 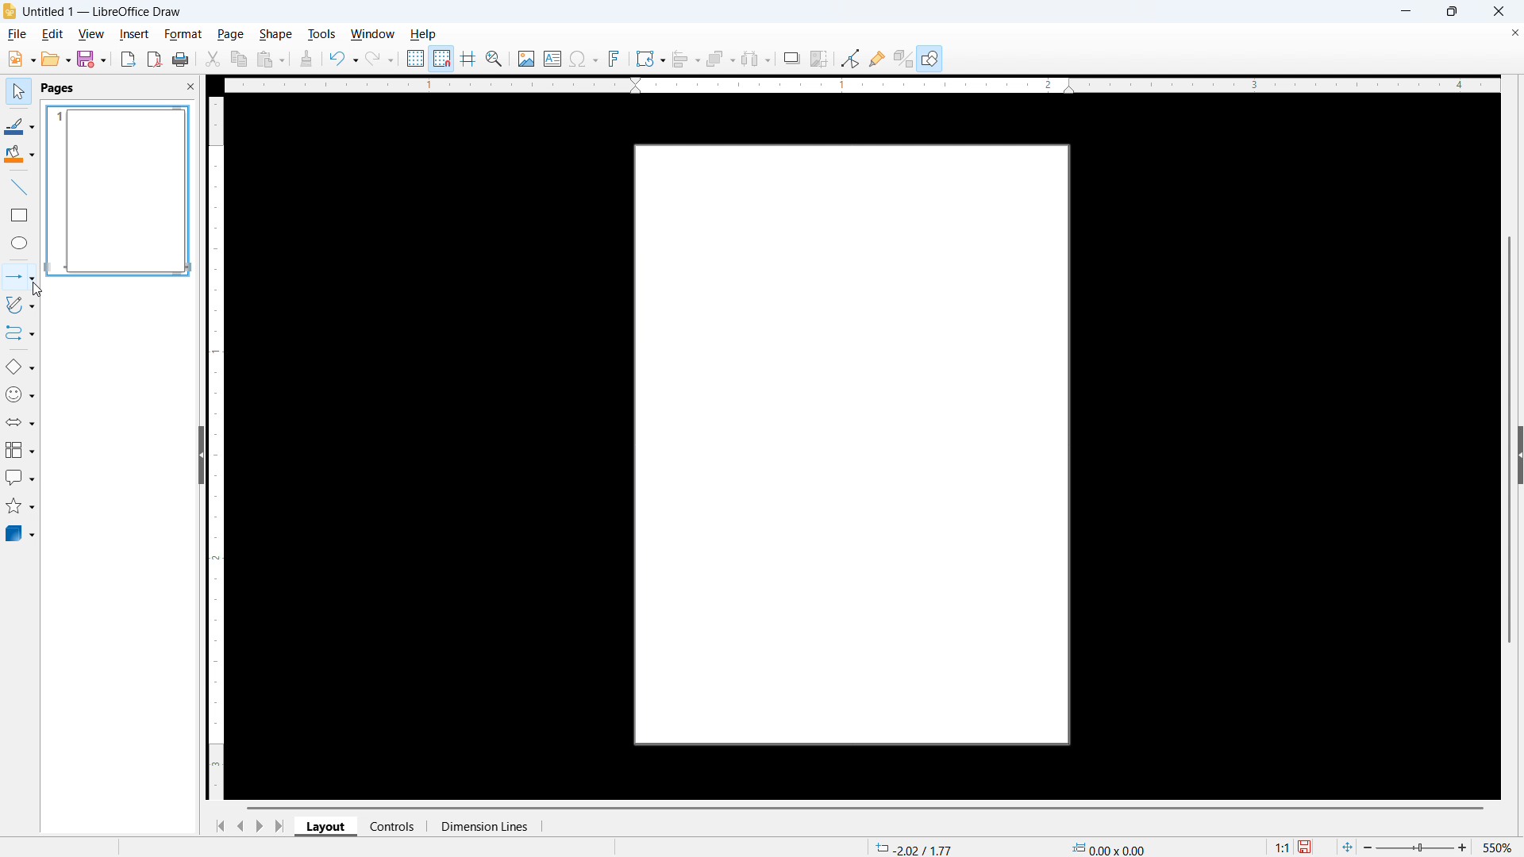 I want to click on Maximise , so click(x=1453, y=11).